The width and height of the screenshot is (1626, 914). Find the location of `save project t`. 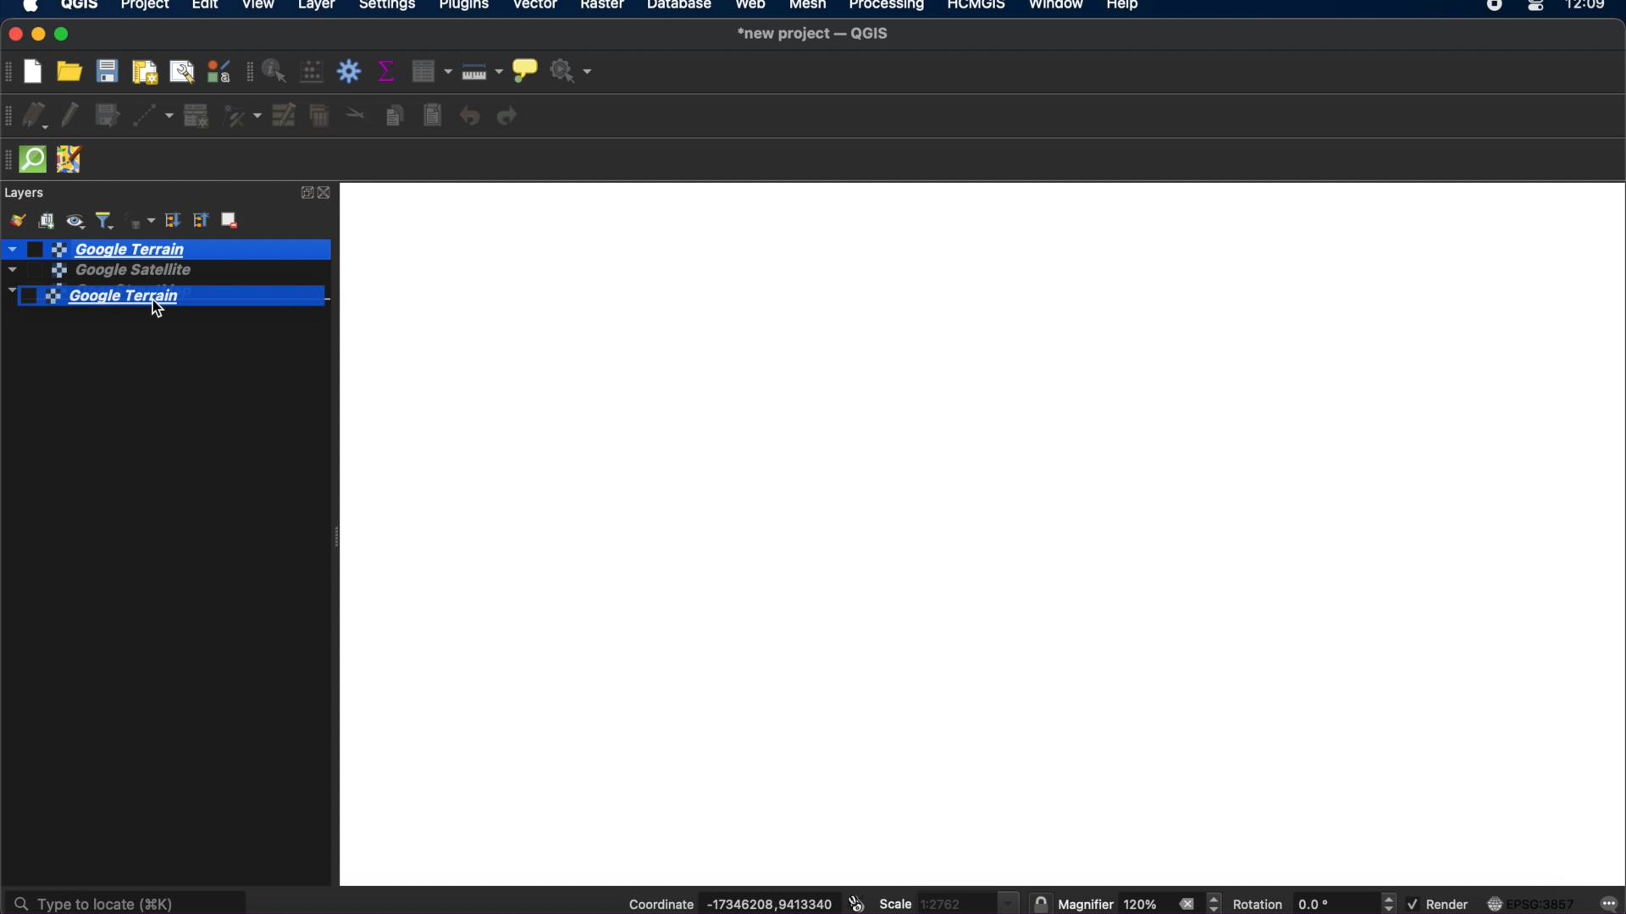

save project t is located at coordinates (108, 71).